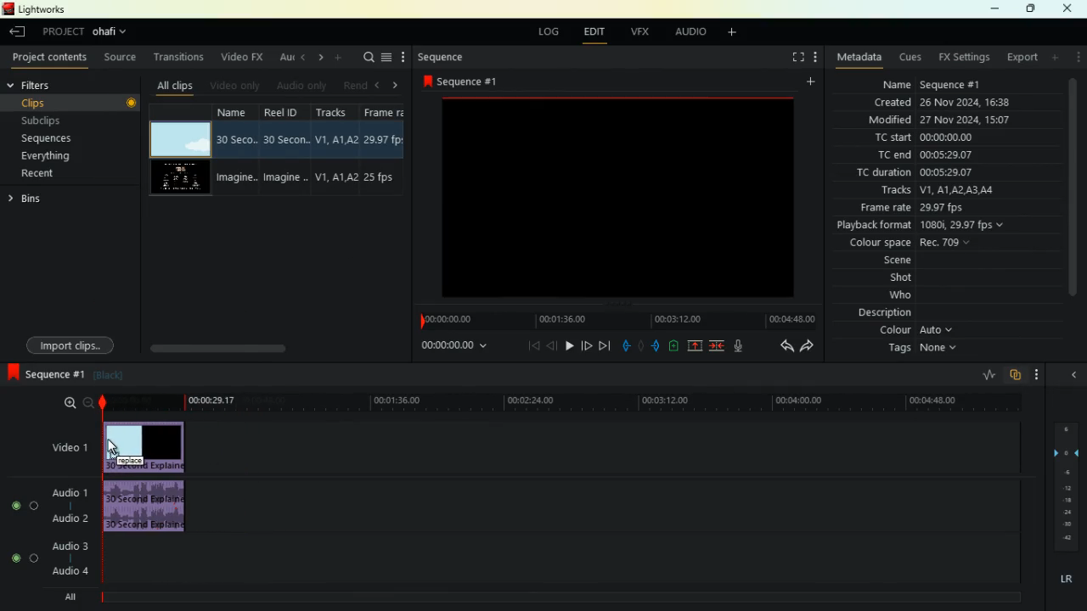  I want to click on sequences, so click(59, 137).